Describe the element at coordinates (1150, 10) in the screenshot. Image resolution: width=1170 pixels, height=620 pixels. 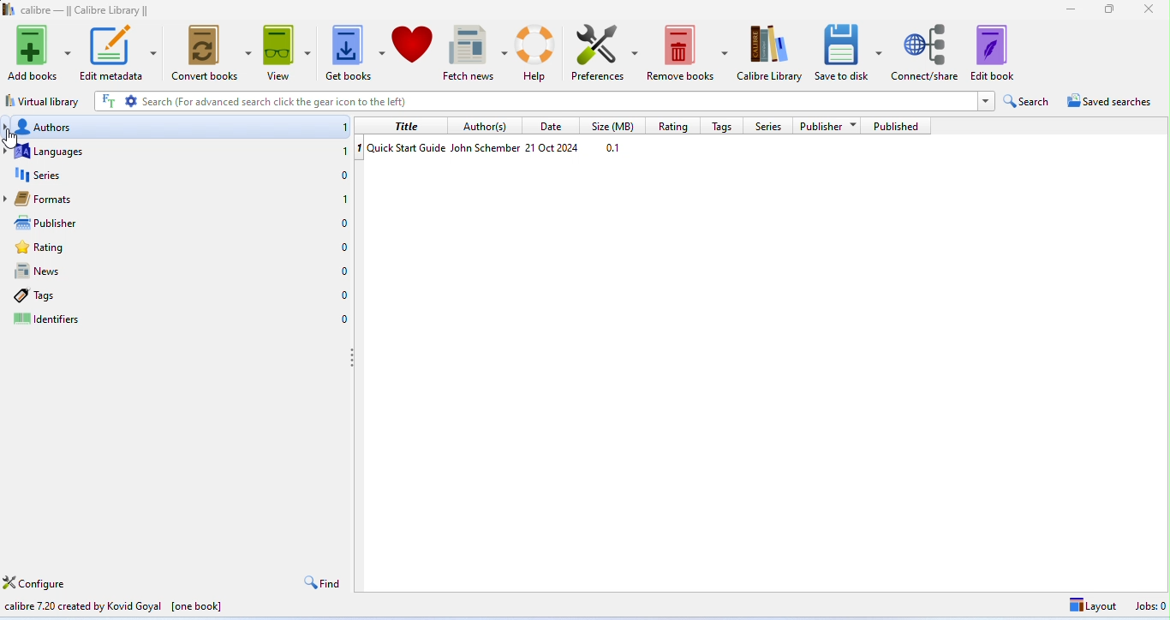
I see `close` at that location.